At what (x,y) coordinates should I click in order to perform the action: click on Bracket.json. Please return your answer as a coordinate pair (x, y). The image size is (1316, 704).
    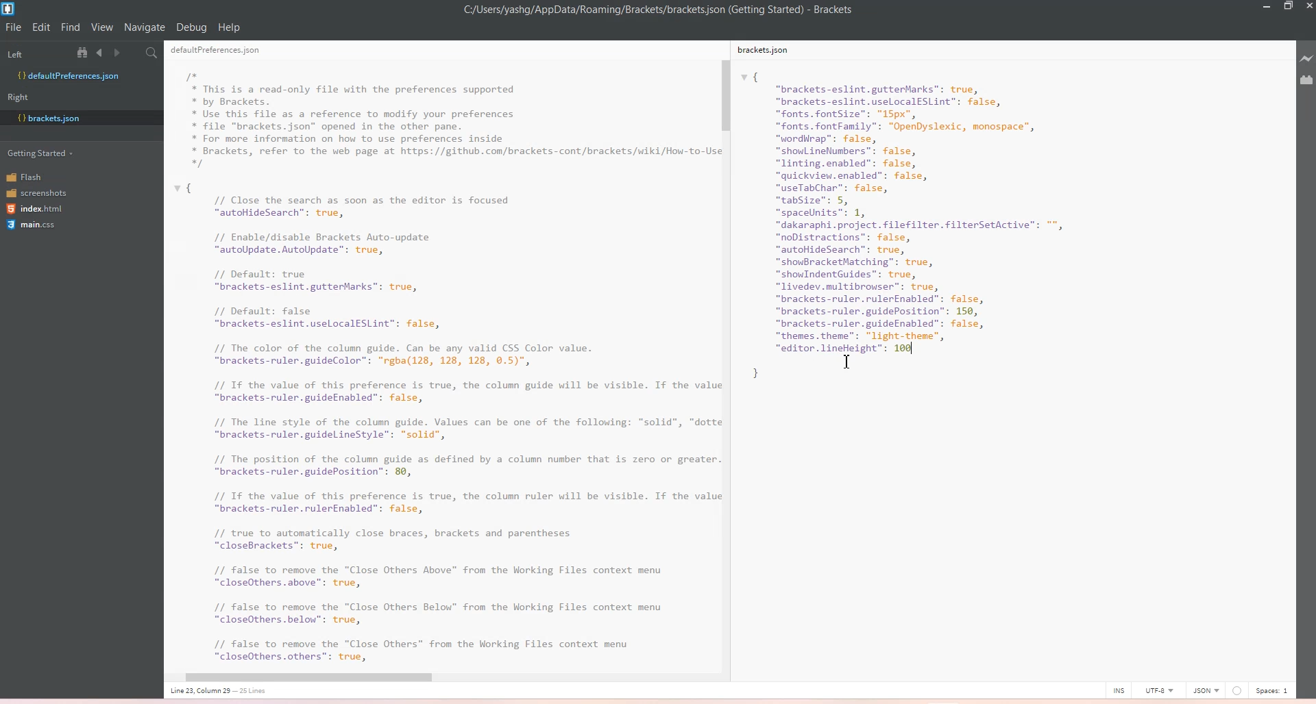
    Looking at the image, I should click on (52, 116).